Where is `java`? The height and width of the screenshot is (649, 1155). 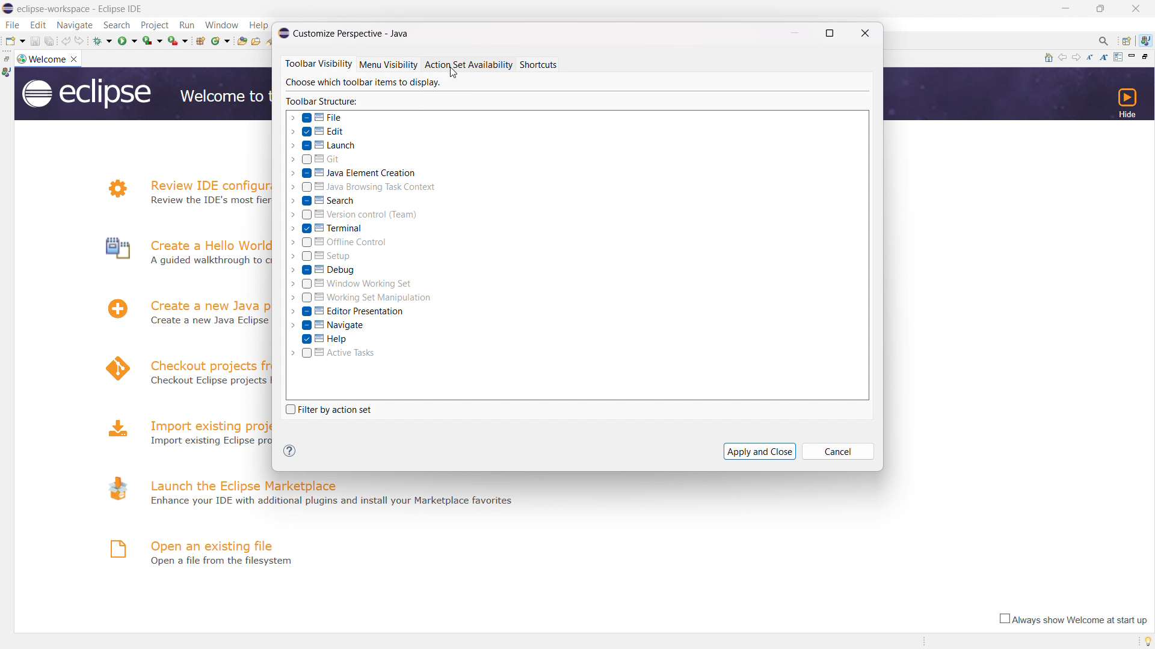
java is located at coordinates (1147, 40).